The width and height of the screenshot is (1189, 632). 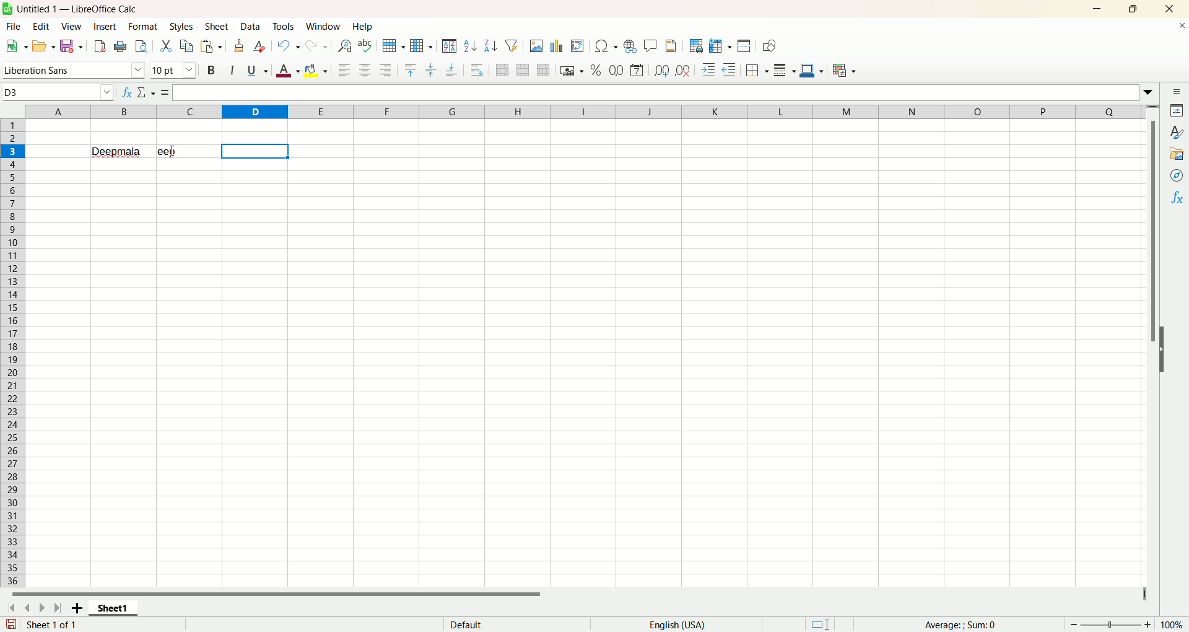 What do you see at coordinates (422, 46) in the screenshot?
I see `Column` at bounding box center [422, 46].